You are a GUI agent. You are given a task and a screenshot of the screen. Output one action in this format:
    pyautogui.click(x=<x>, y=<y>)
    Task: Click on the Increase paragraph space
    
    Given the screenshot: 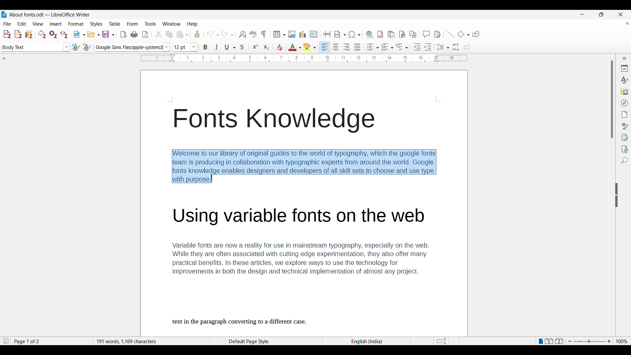 What is the action you would take?
    pyautogui.click(x=456, y=47)
    